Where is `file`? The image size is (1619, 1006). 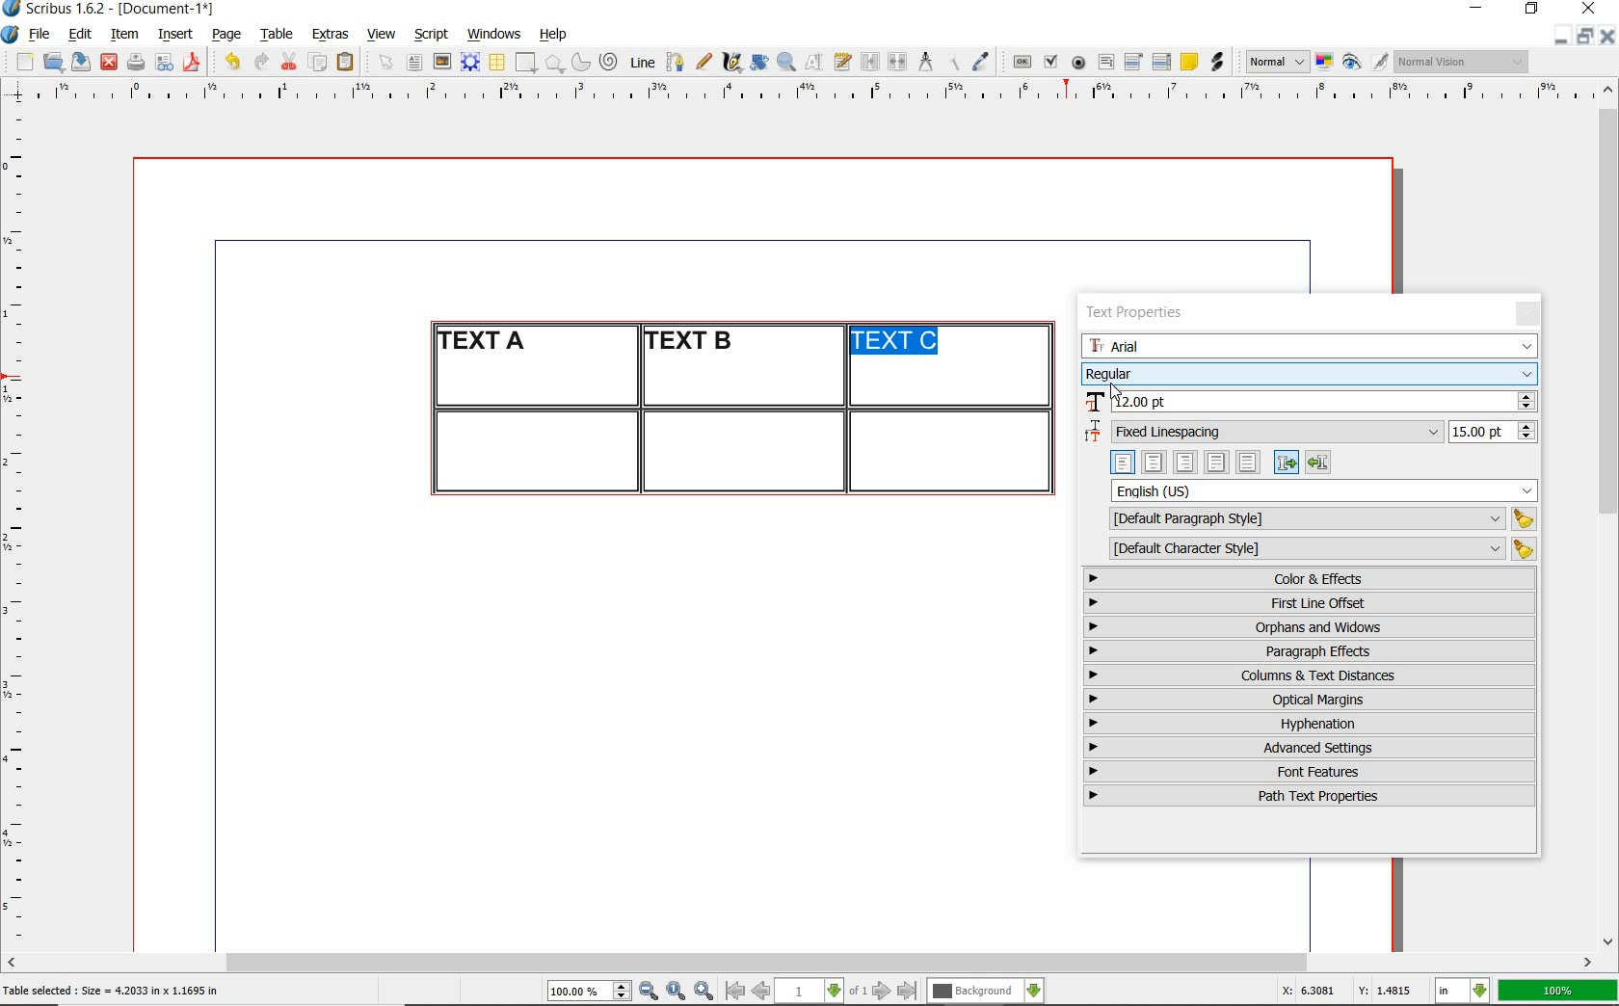
file is located at coordinates (41, 35).